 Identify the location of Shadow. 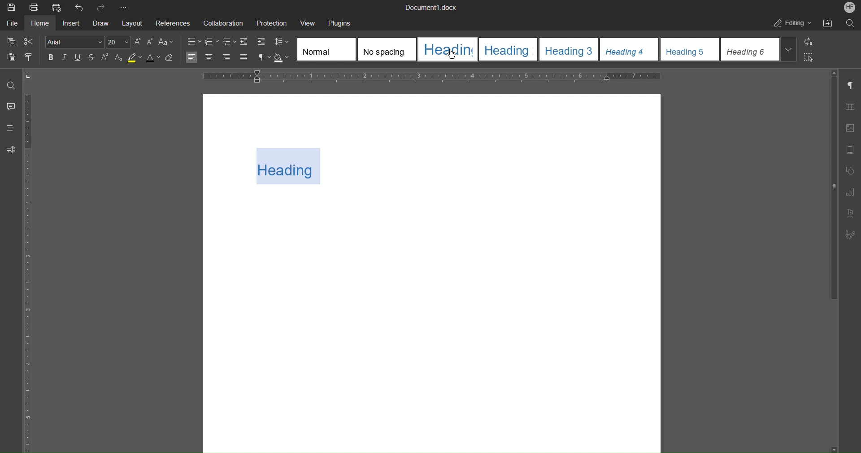
(282, 58).